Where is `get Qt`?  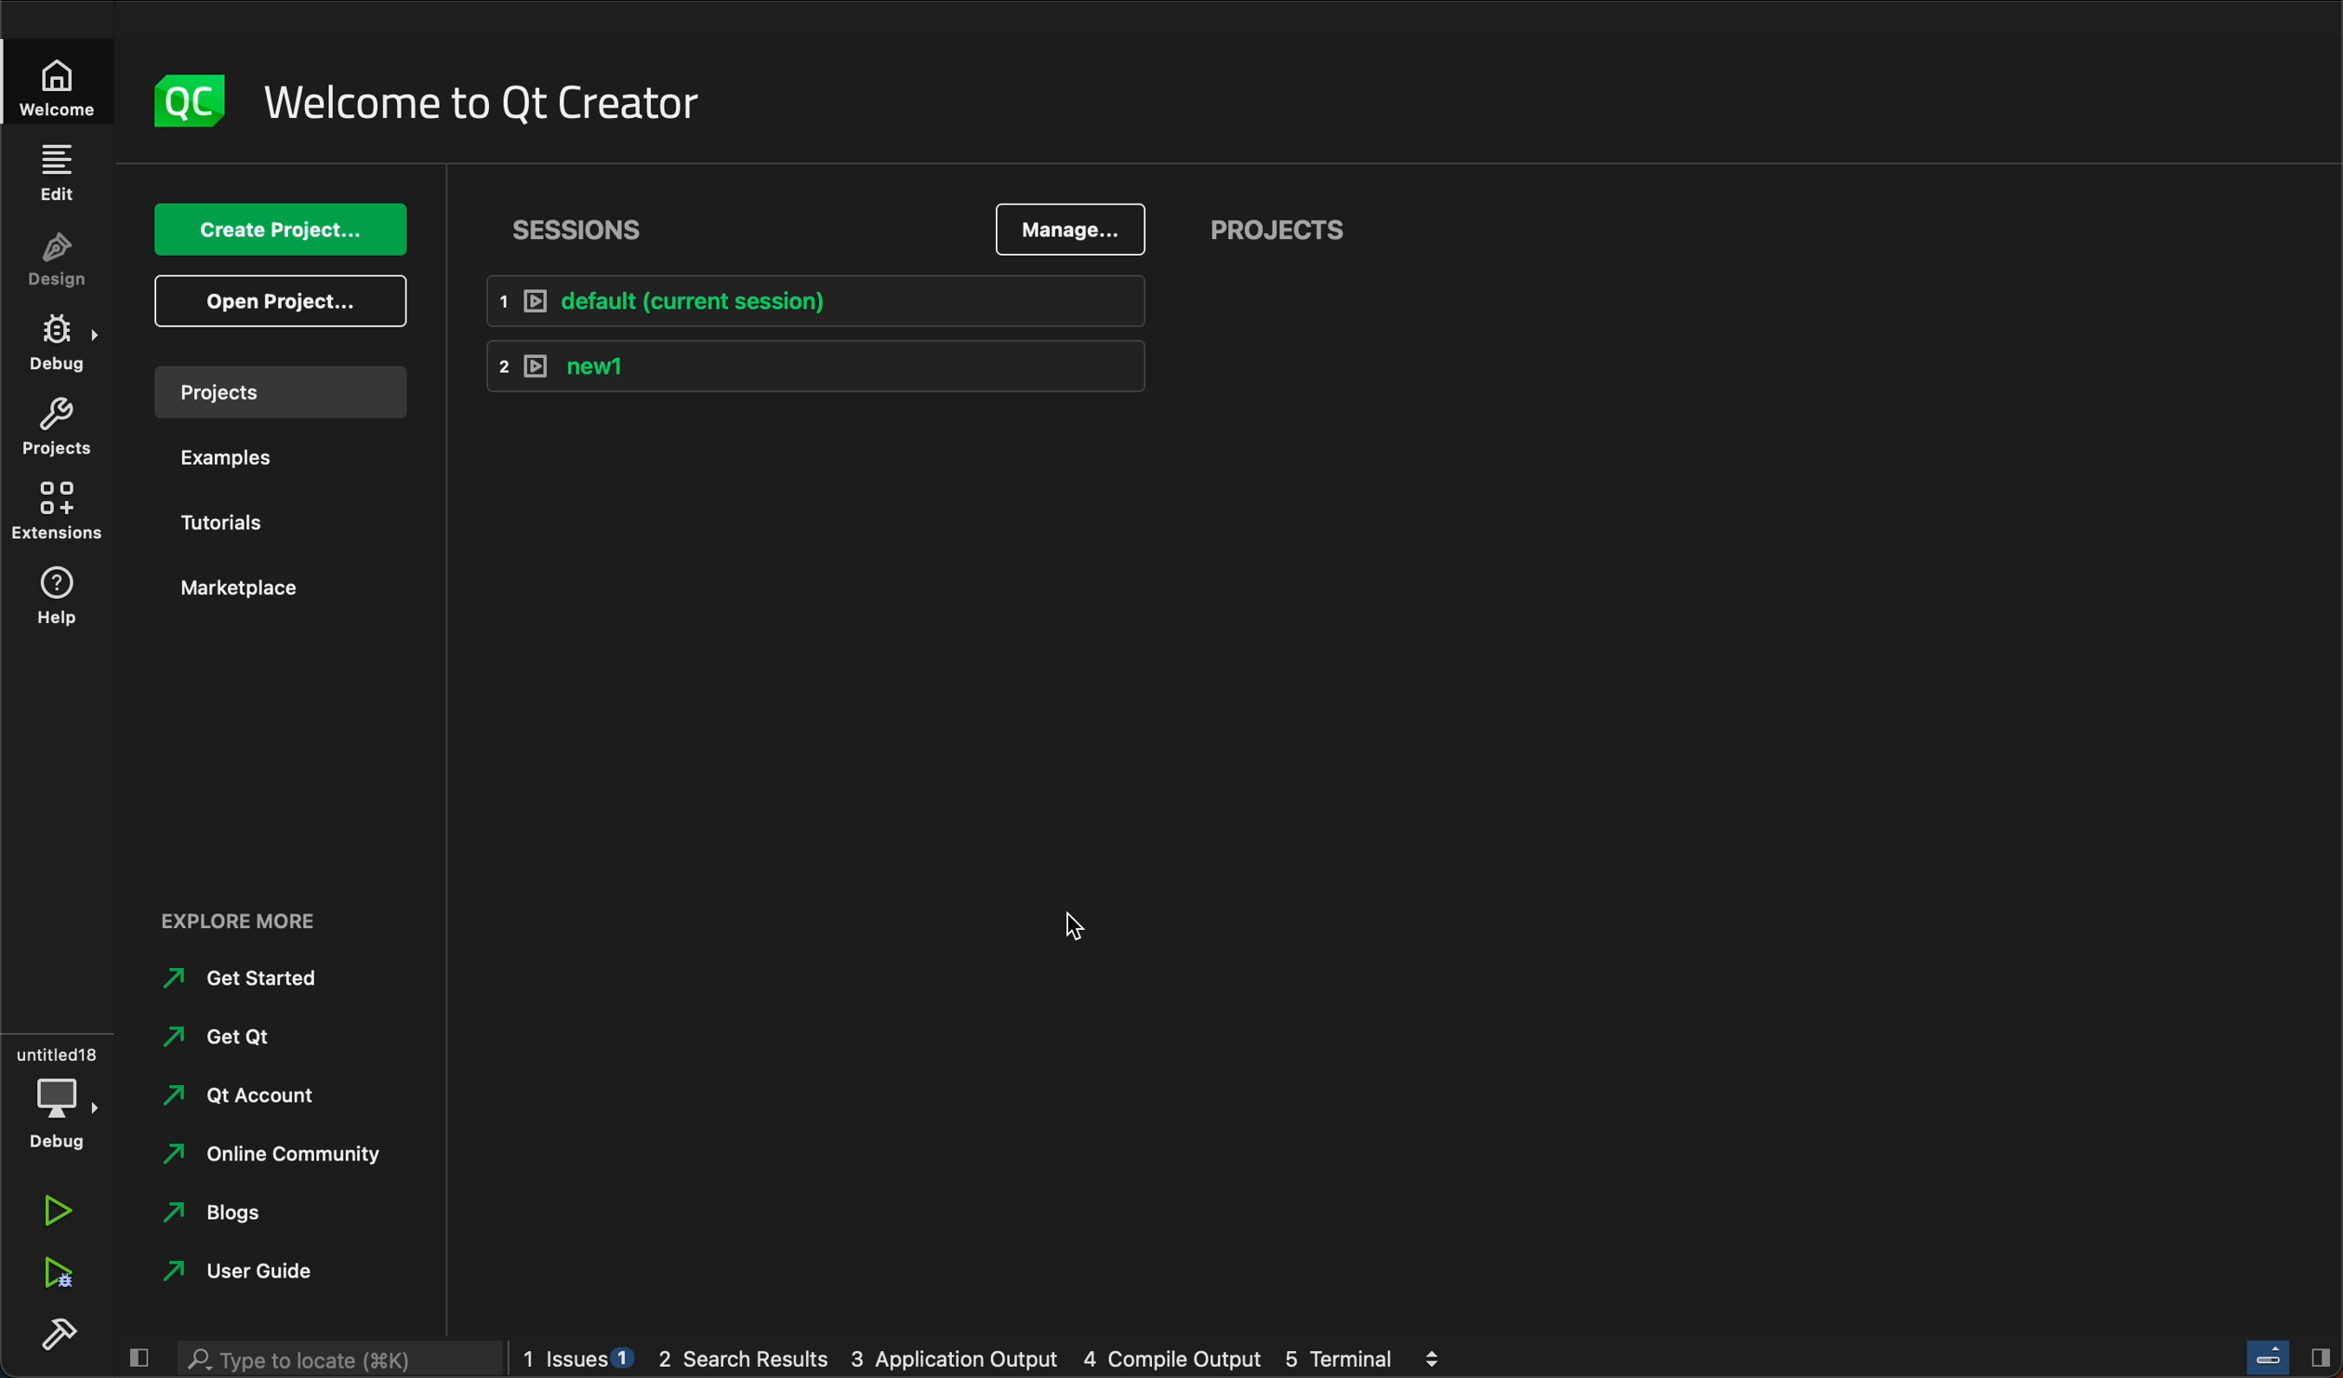 get Qt is located at coordinates (229, 1039).